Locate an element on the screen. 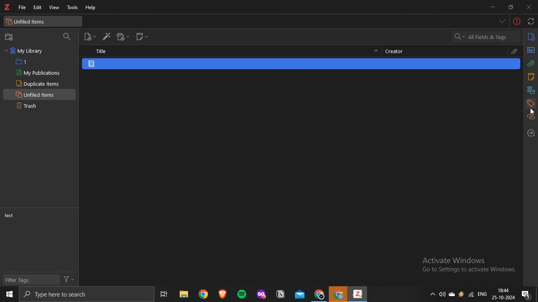  chrome is located at coordinates (336, 293).